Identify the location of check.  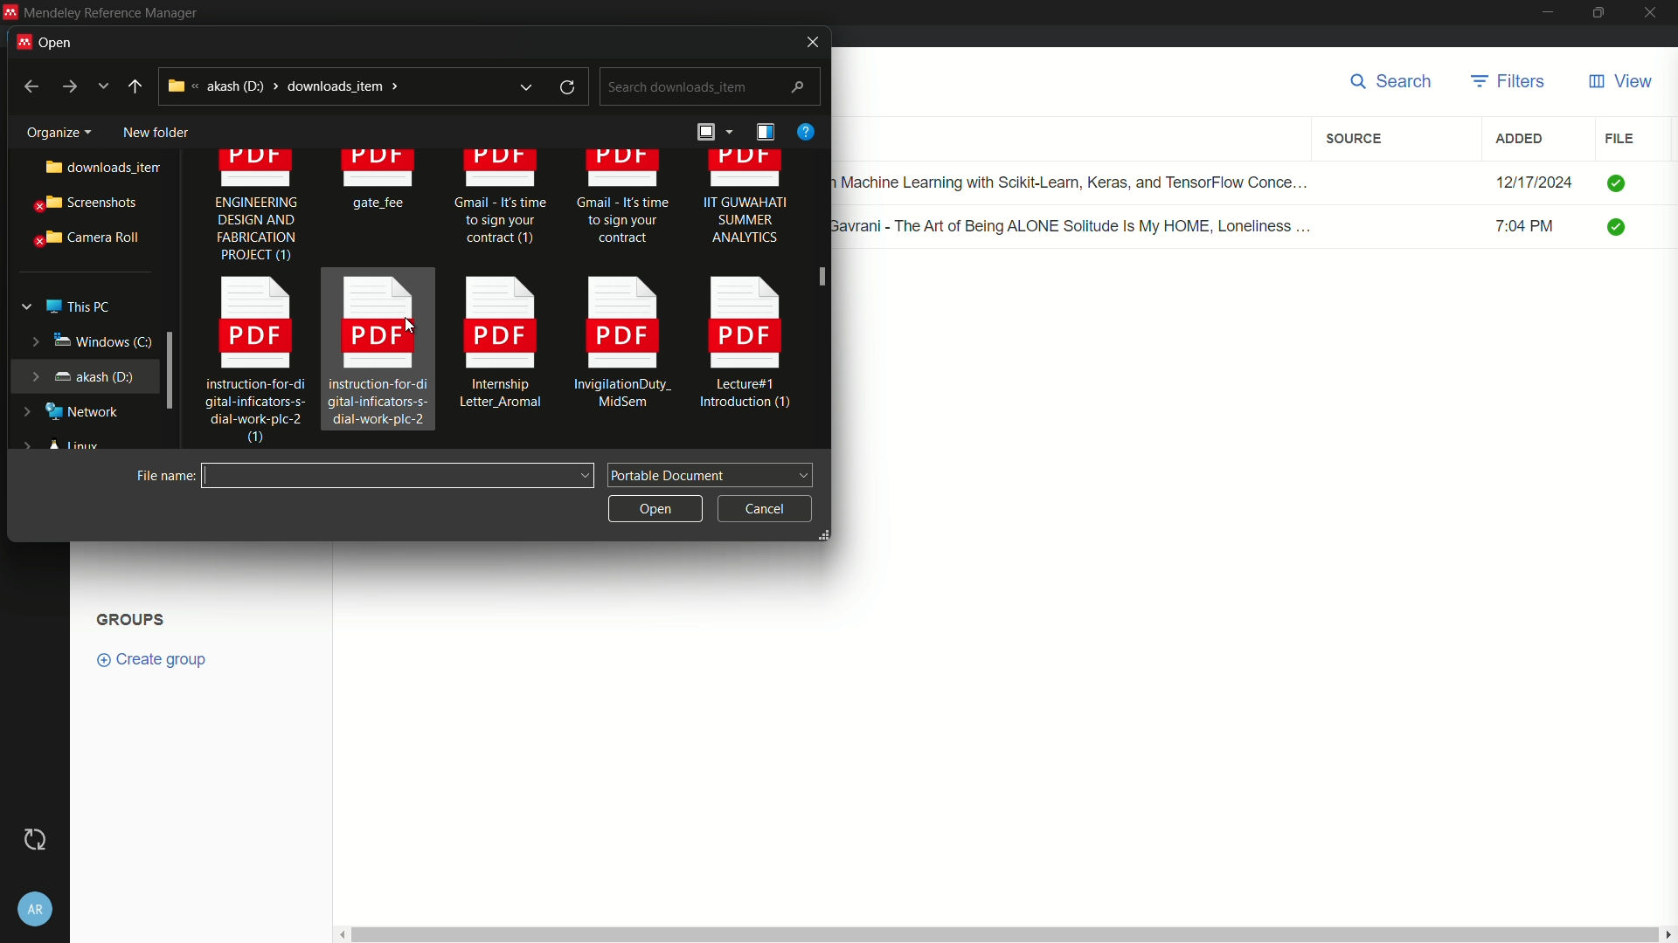
(1619, 182).